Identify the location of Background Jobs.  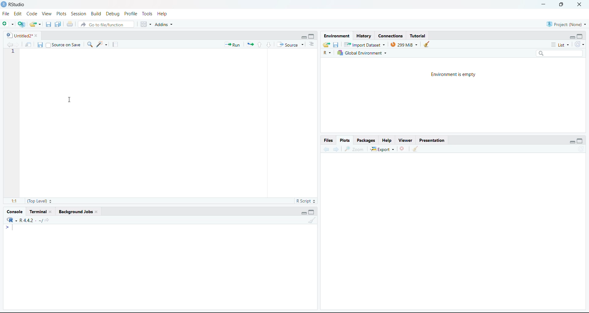
(76, 212).